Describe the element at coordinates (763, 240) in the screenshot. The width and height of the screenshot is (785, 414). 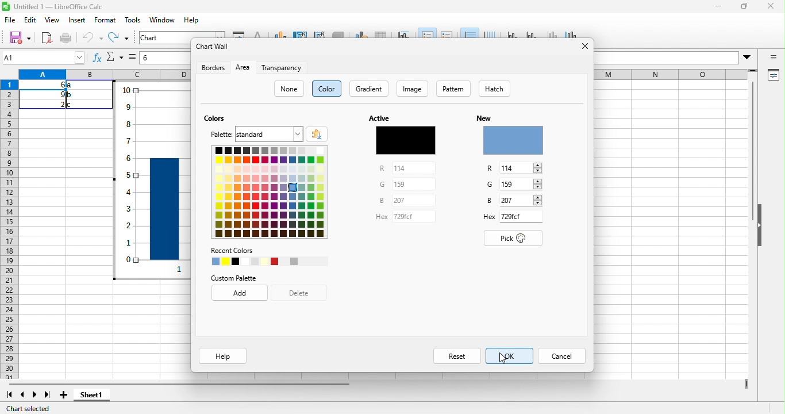
I see `hide` at that location.